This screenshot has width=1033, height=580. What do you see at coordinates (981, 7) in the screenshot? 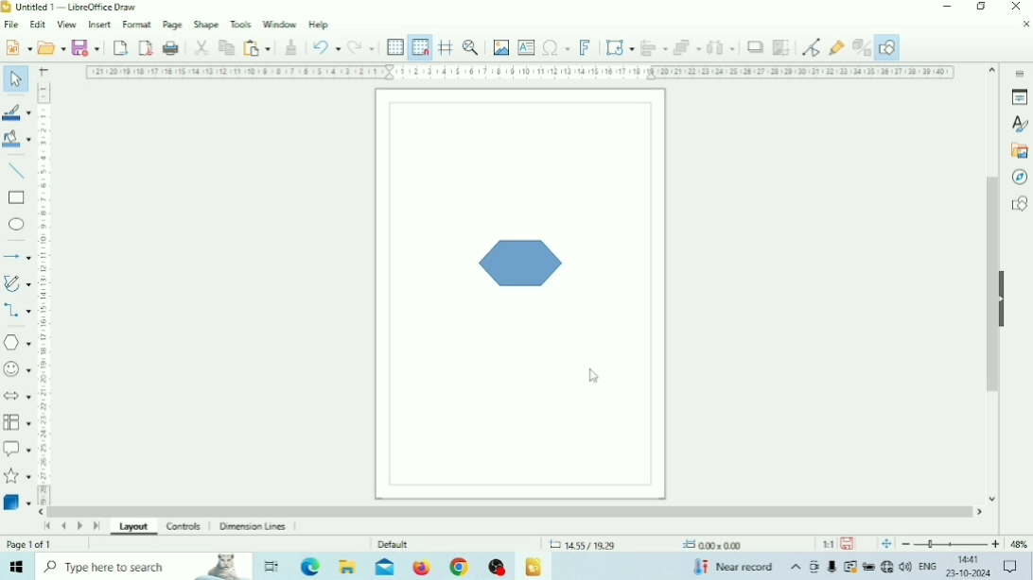
I see `Restore Down` at bounding box center [981, 7].